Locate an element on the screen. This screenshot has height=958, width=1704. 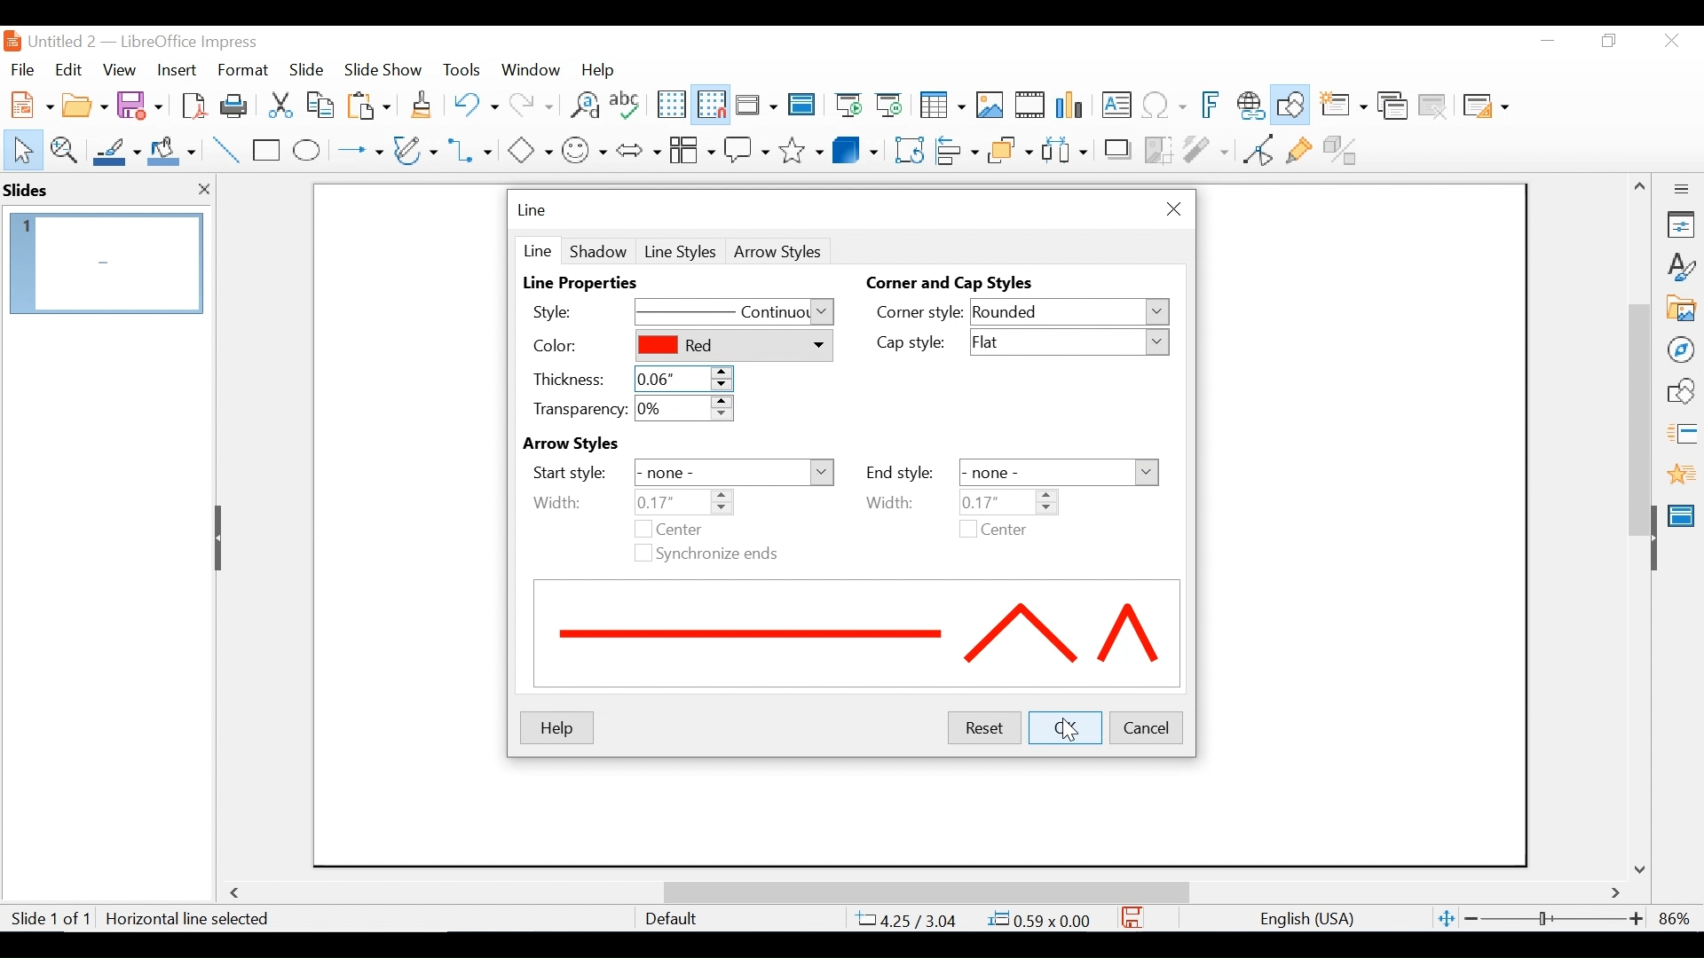
Scroll Left is located at coordinates (238, 893).